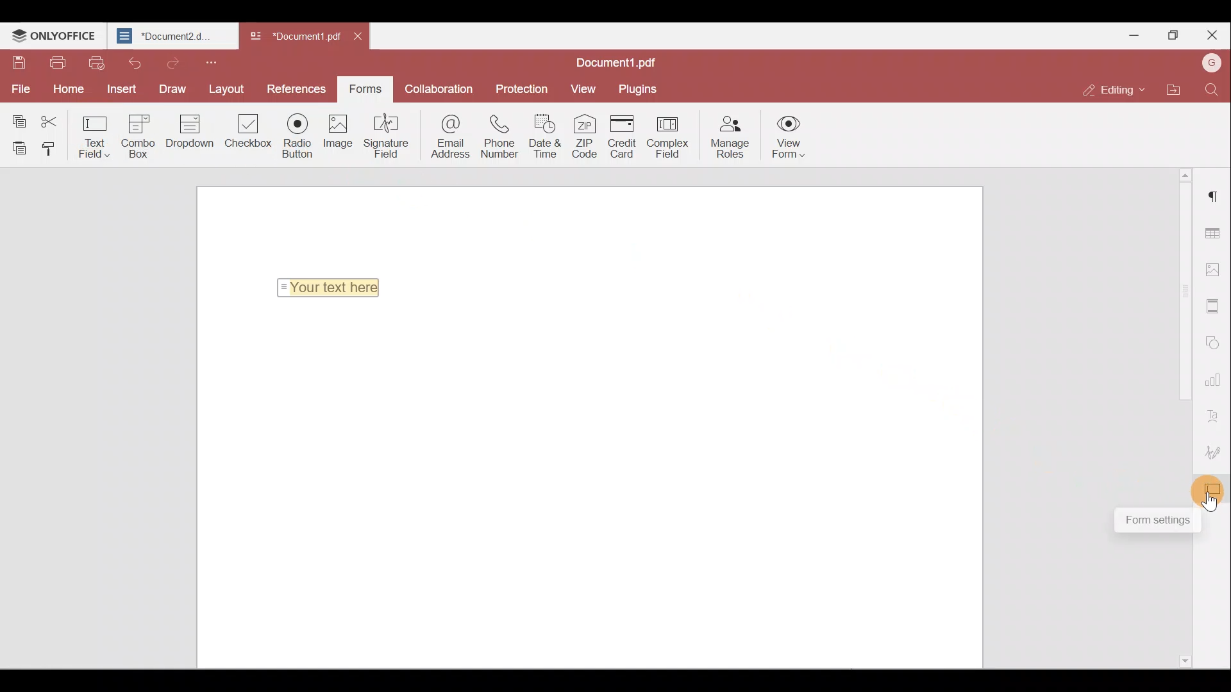 Image resolution: width=1231 pixels, height=692 pixels. What do you see at coordinates (19, 88) in the screenshot?
I see `File` at bounding box center [19, 88].